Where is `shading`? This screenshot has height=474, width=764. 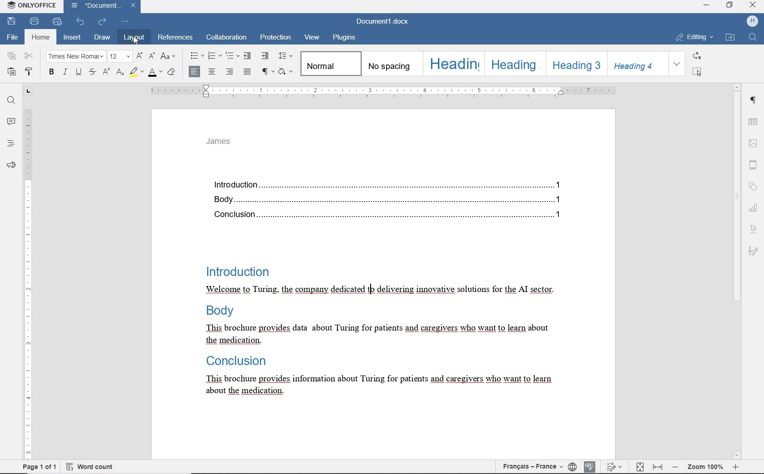 shading is located at coordinates (286, 71).